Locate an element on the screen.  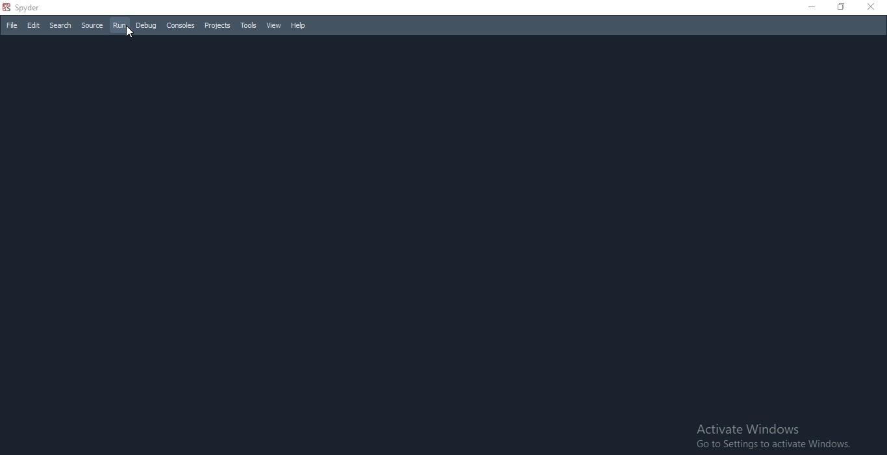
spyder is located at coordinates (32, 6).